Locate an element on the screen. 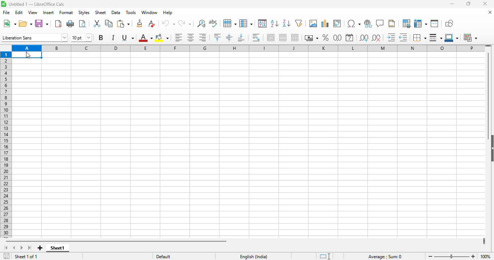 The image size is (494, 260). format as currency is located at coordinates (311, 38).